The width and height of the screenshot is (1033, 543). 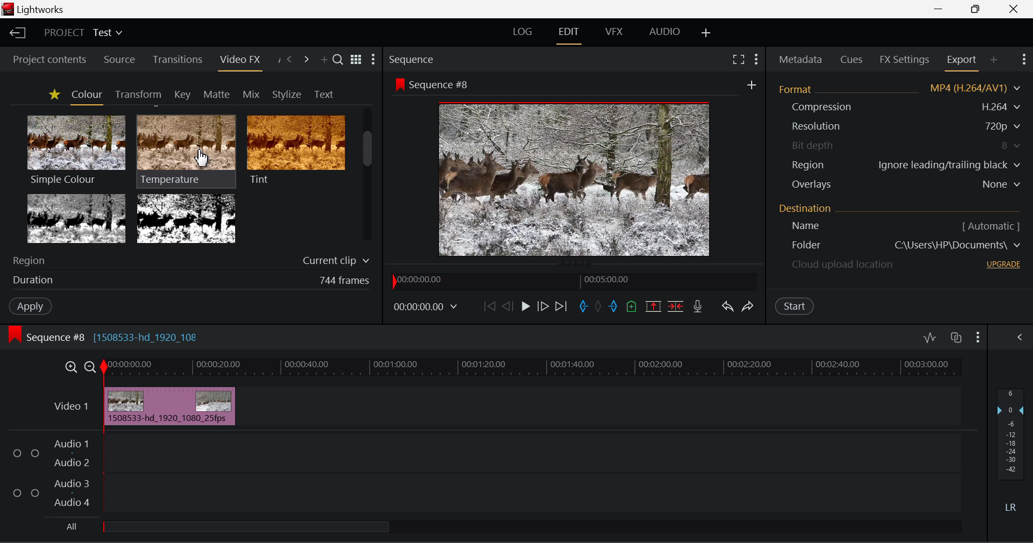 What do you see at coordinates (85, 95) in the screenshot?
I see `Colour` at bounding box center [85, 95].